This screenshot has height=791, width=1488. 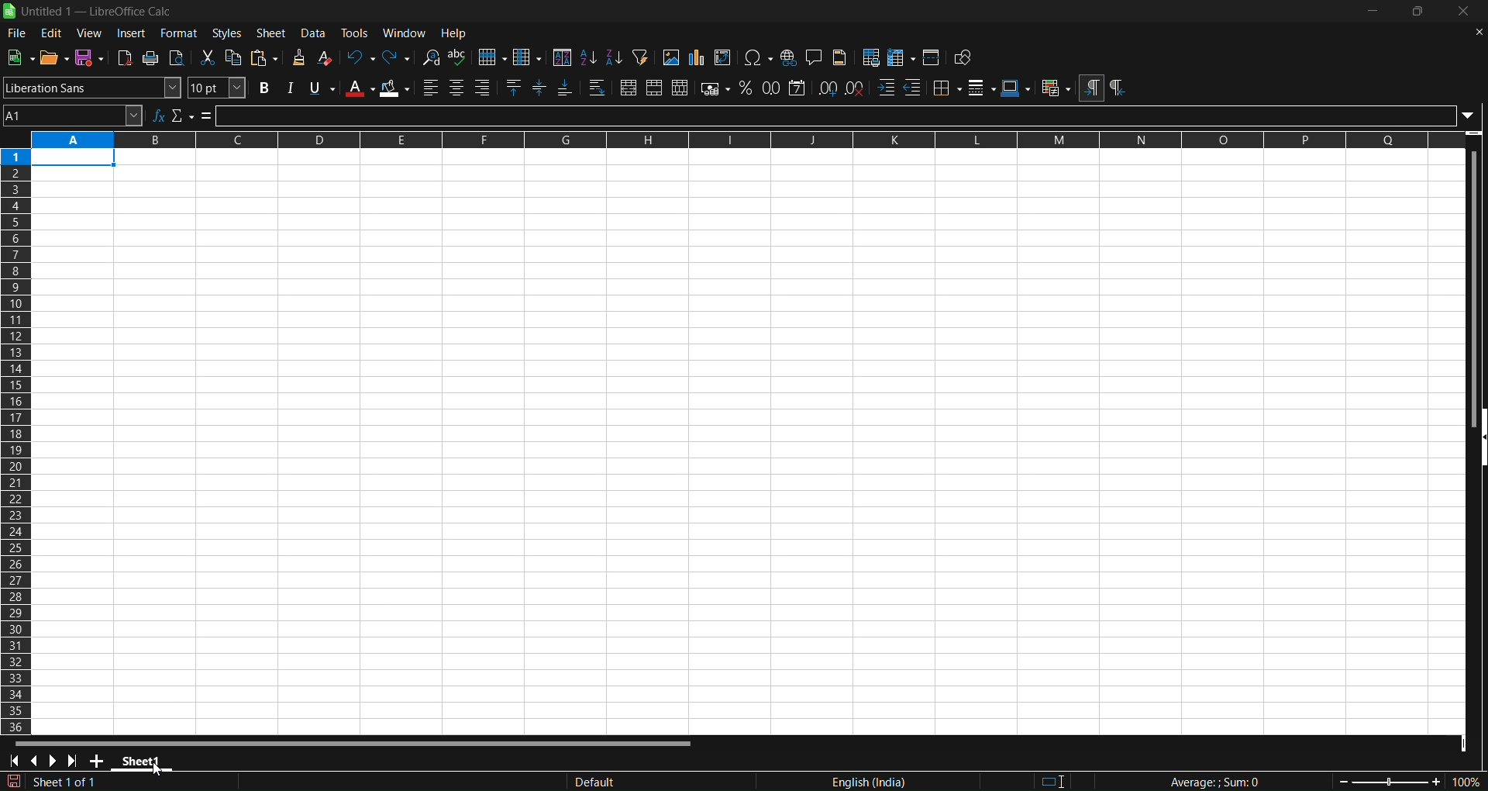 I want to click on standard selection, so click(x=1063, y=779).